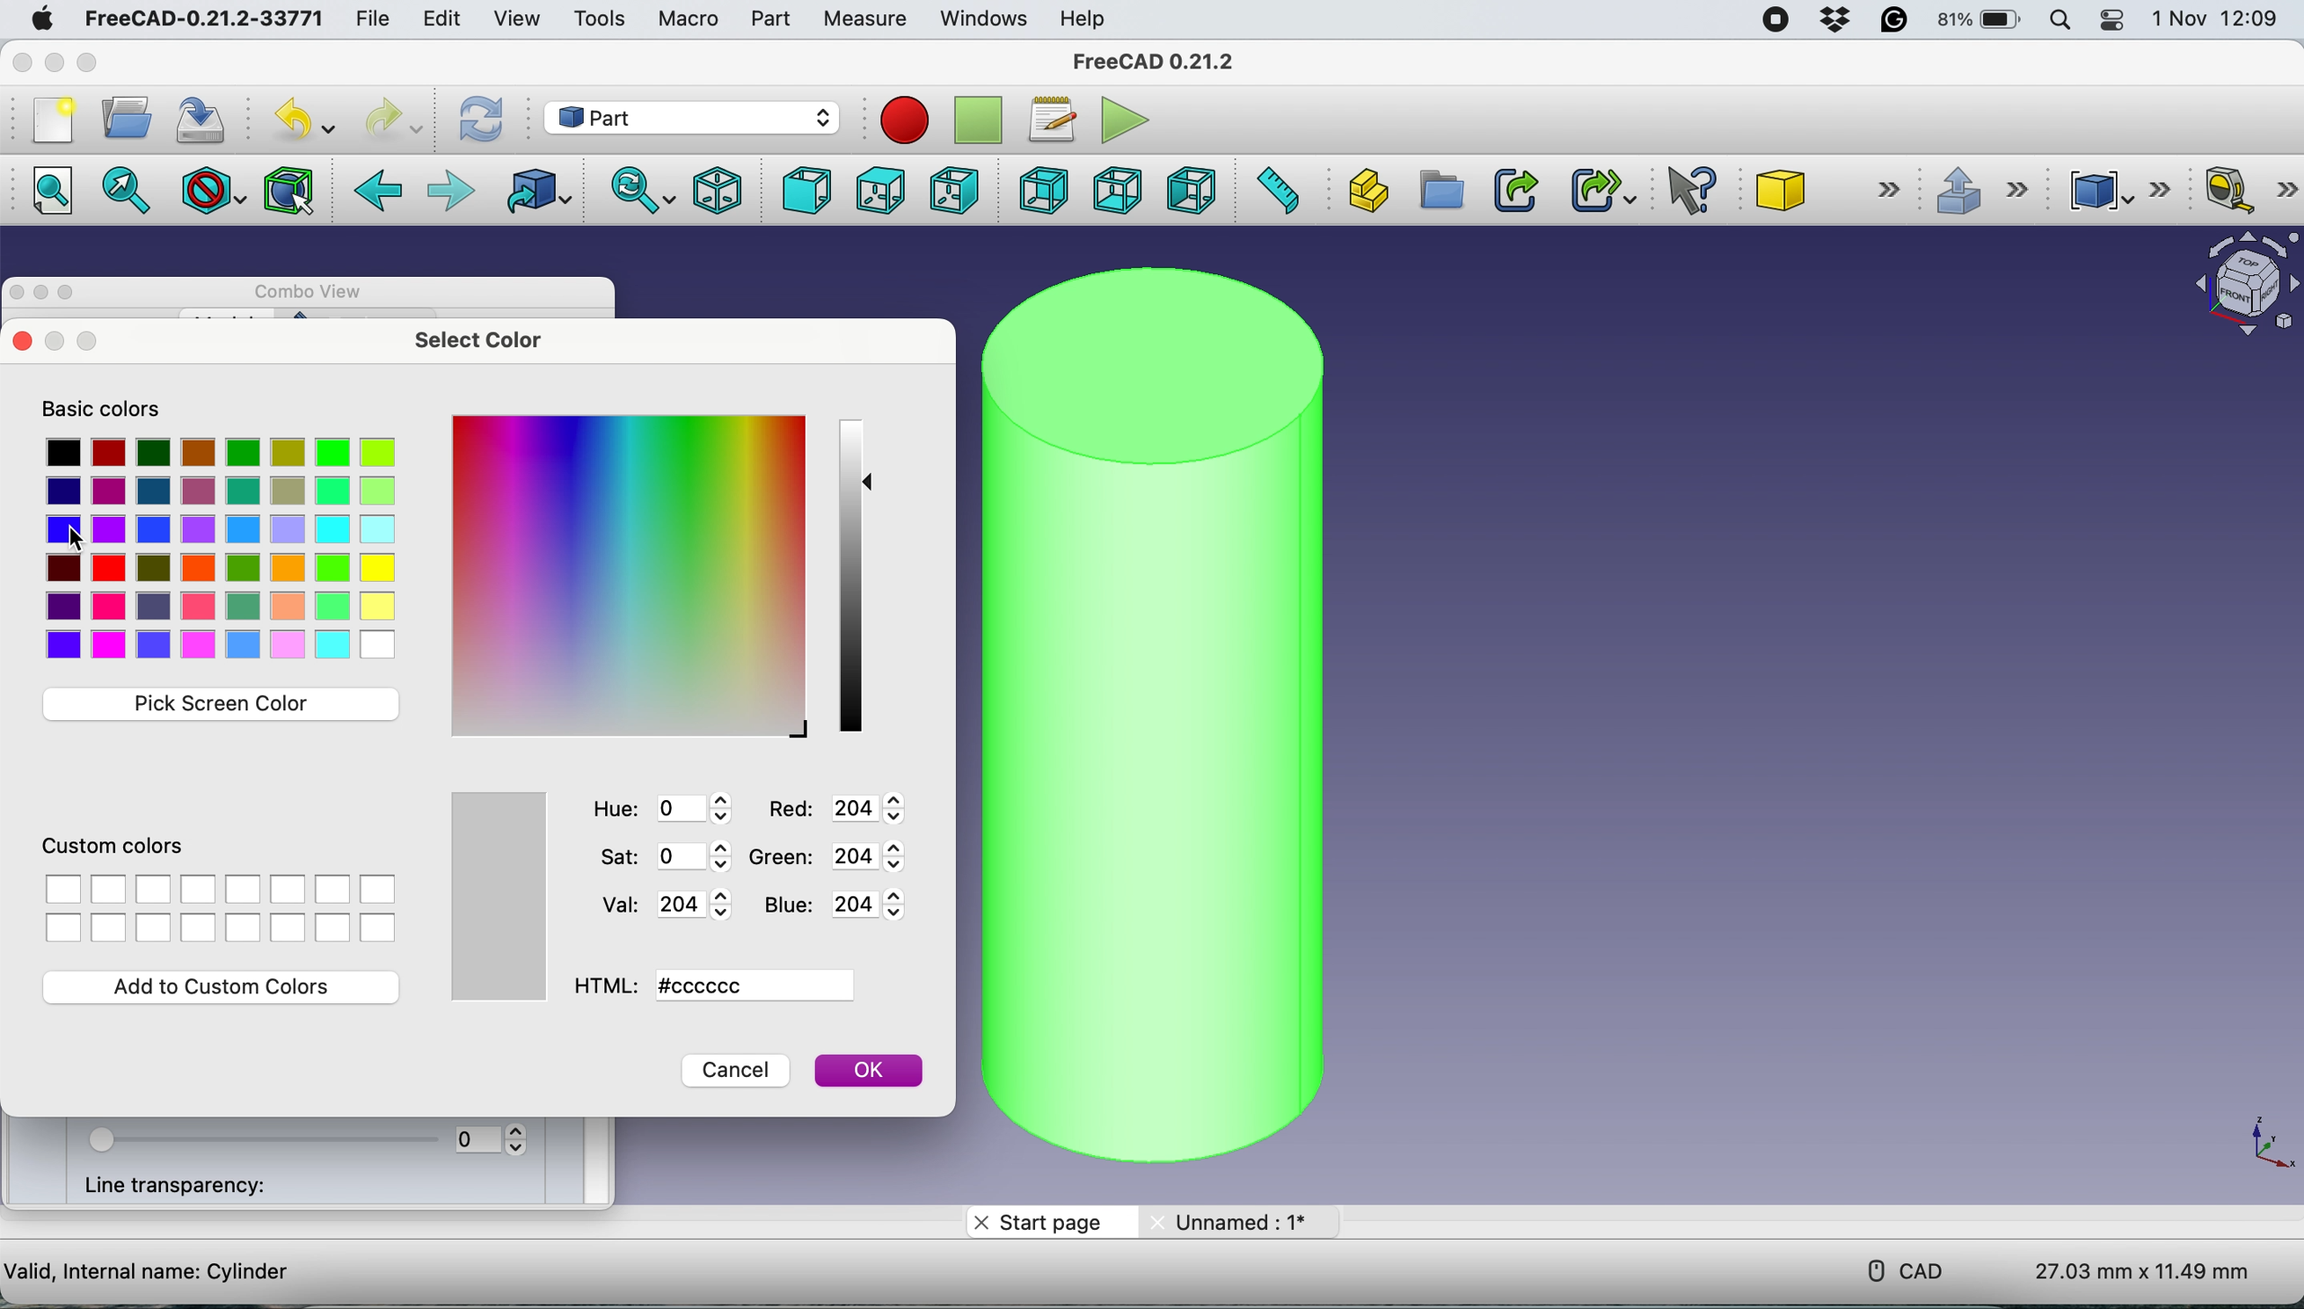  I want to click on measure distance, so click(1282, 190).